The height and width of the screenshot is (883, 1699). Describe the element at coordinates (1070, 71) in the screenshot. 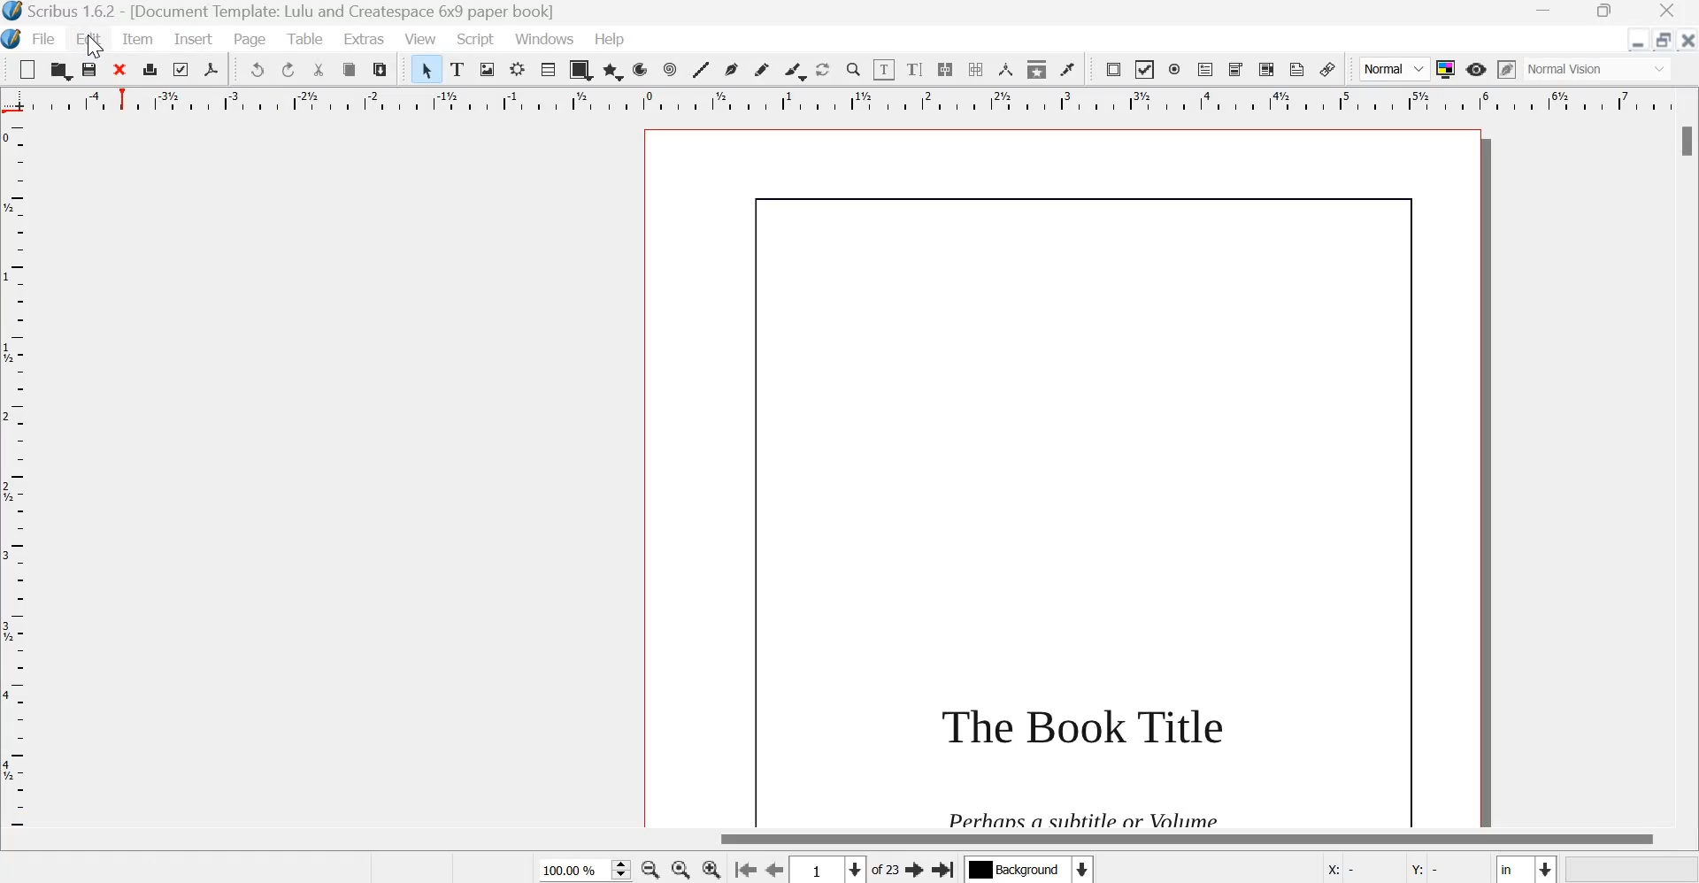

I see `Eye dropper` at that location.